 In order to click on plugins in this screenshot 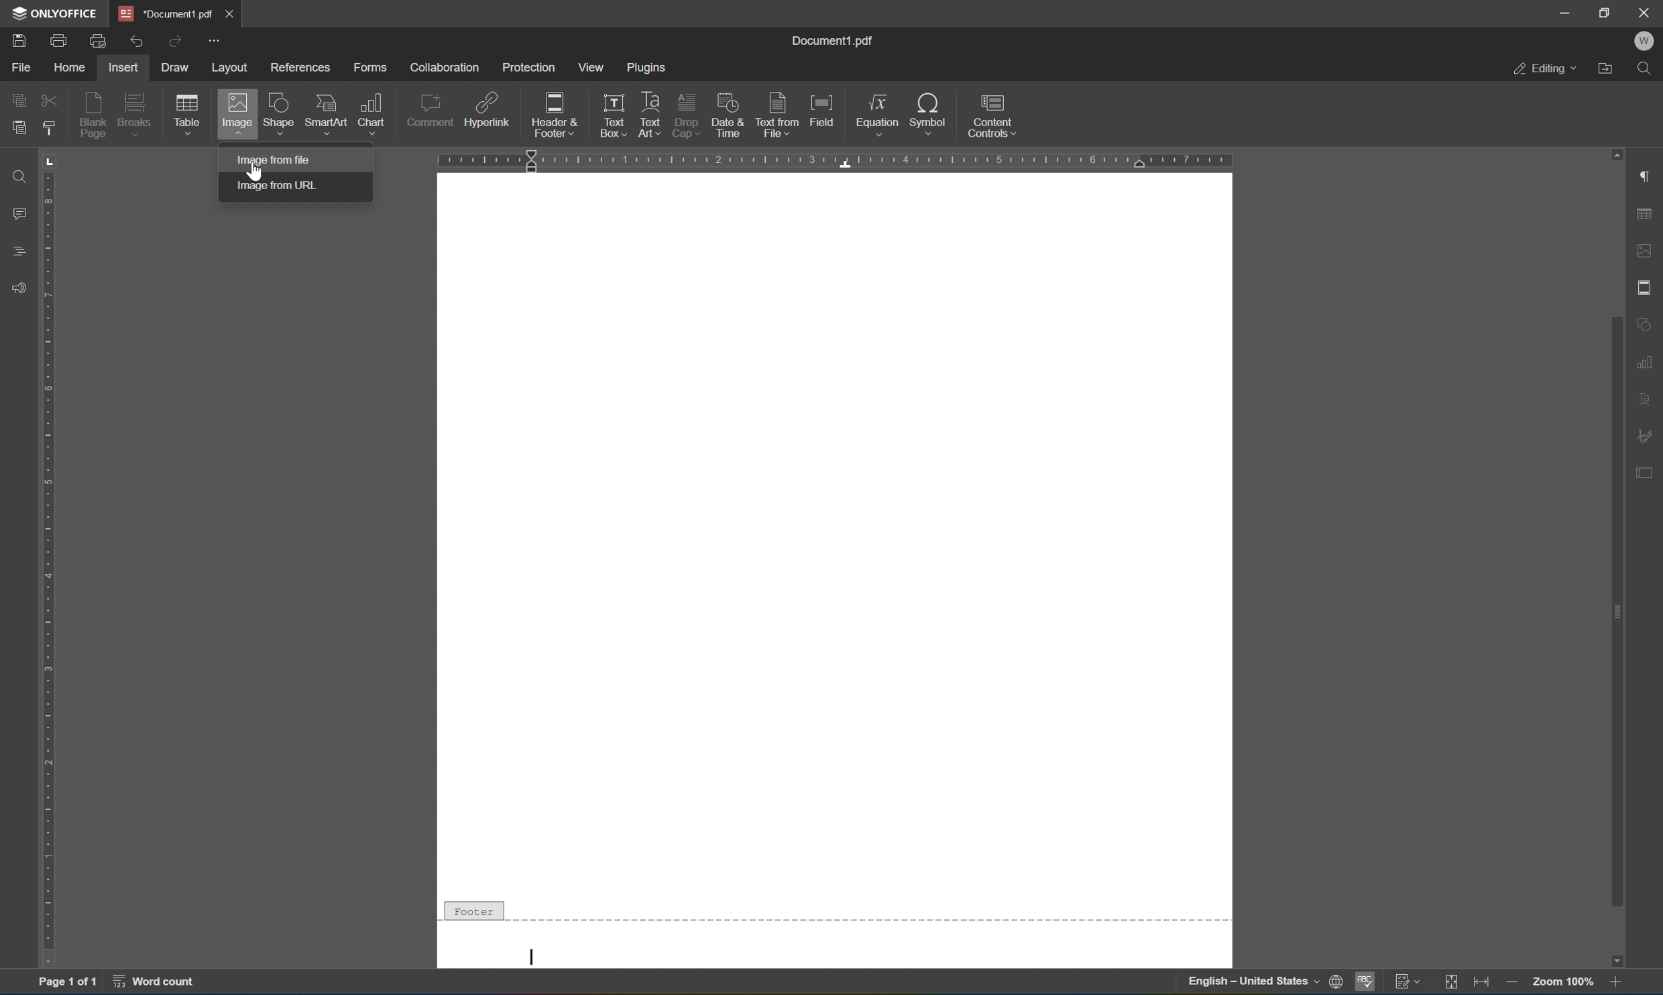, I will do `click(648, 66)`.